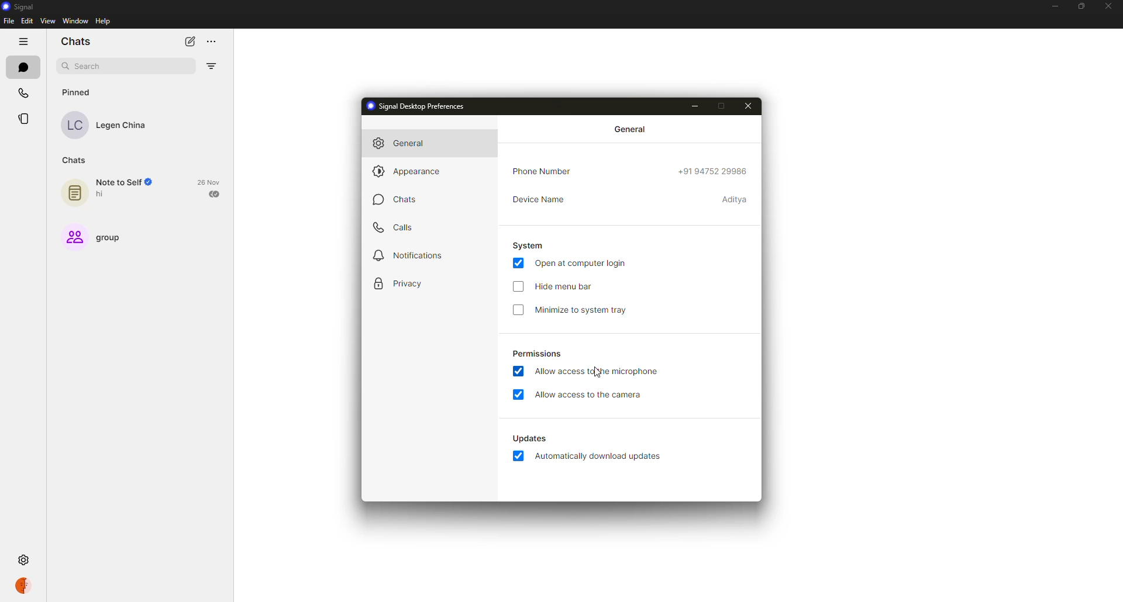 This screenshot has width=1123, height=602. What do you see at coordinates (597, 372) in the screenshot?
I see `allow access to microphone` at bounding box center [597, 372].